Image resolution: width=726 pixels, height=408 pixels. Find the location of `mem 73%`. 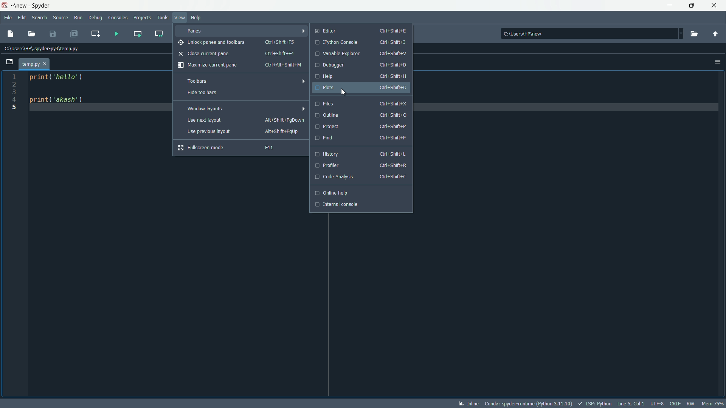

mem 73% is located at coordinates (713, 403).